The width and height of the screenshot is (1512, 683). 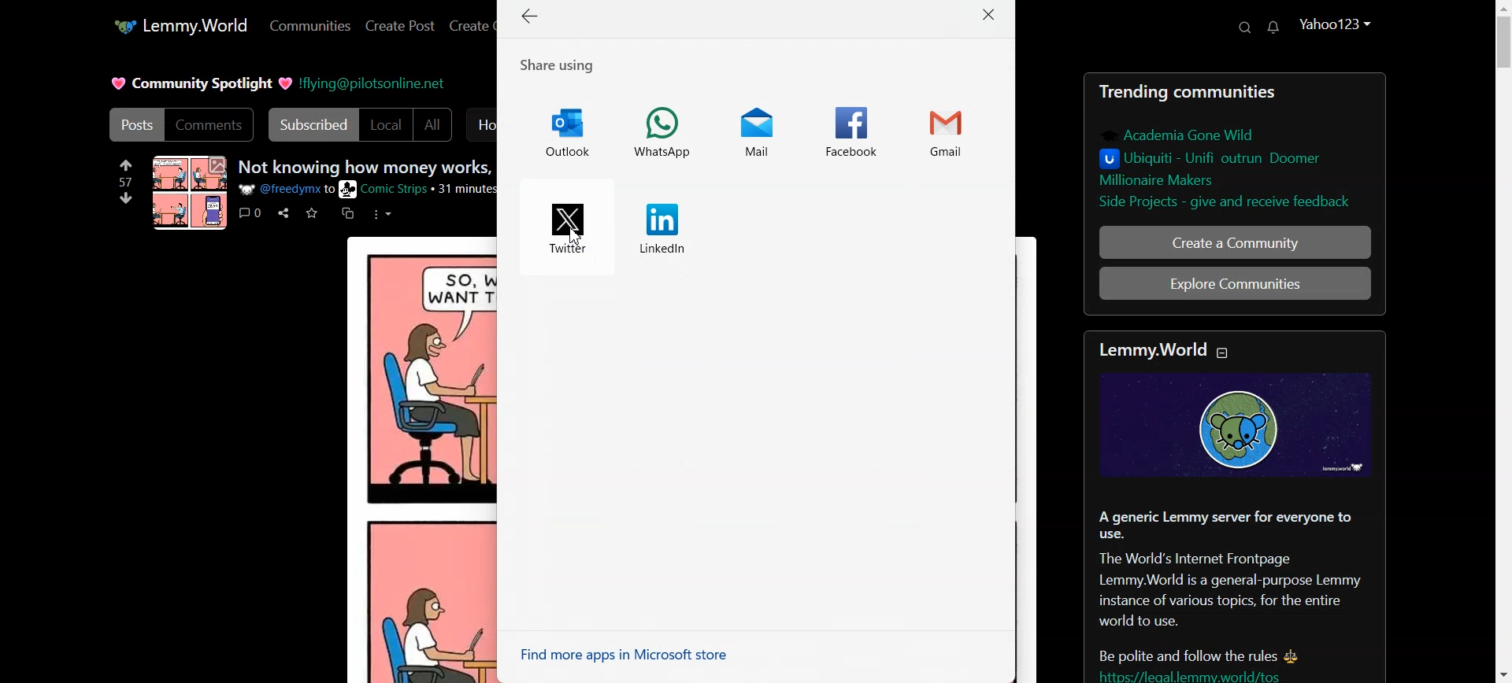 I want to click on Find more apps in microsoft store, so click(x=632, y=655).